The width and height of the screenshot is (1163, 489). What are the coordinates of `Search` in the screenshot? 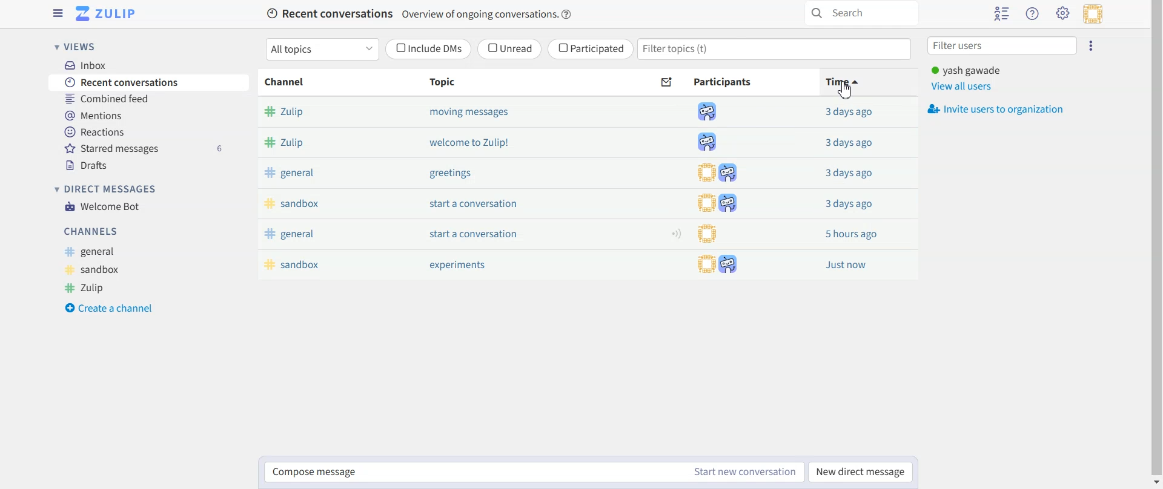 It's located at (860, 14).